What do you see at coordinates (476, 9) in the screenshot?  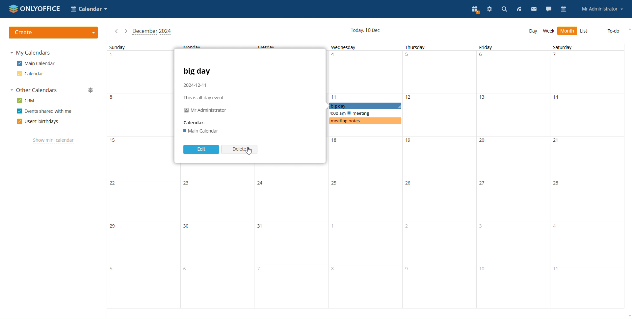 I see `present` at bounding box center [476, 9].